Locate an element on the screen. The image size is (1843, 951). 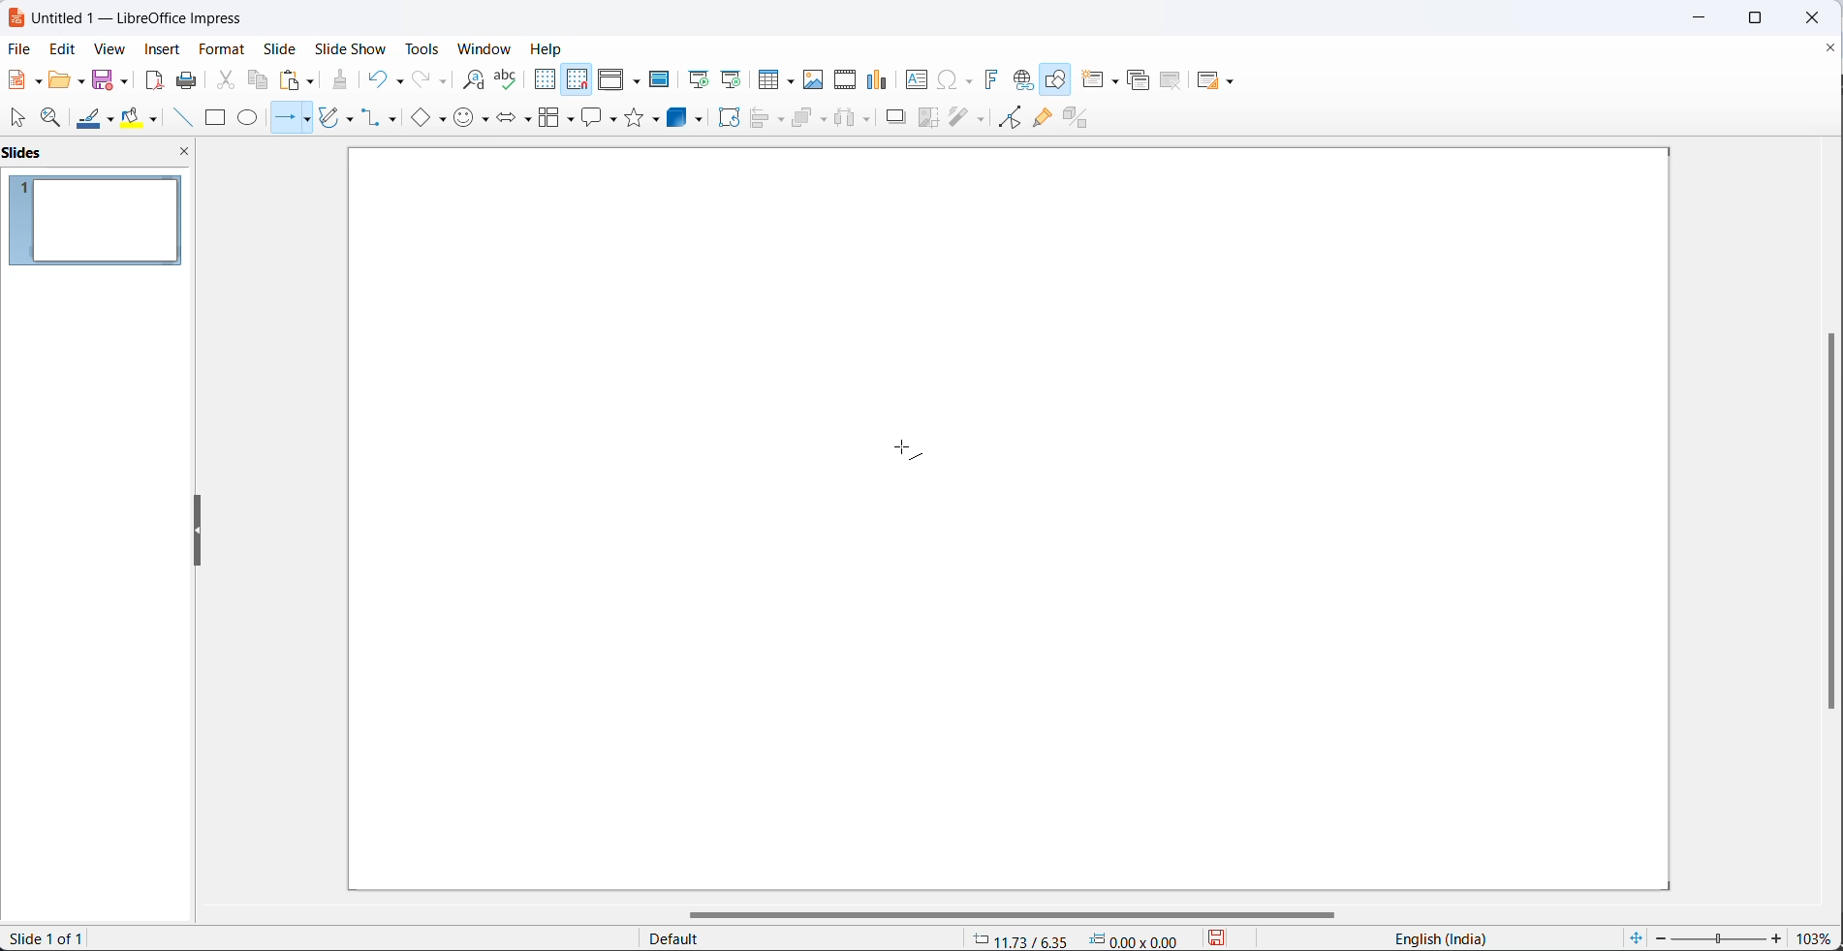
file is located at coordinates (17, 48).